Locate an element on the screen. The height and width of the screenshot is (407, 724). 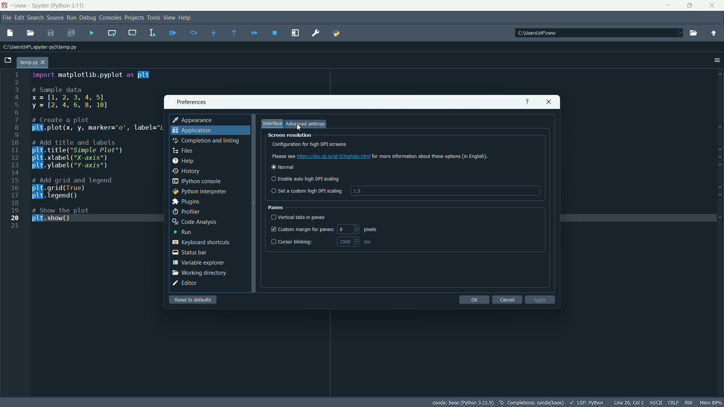
directory is located at coordinates (598, 32).